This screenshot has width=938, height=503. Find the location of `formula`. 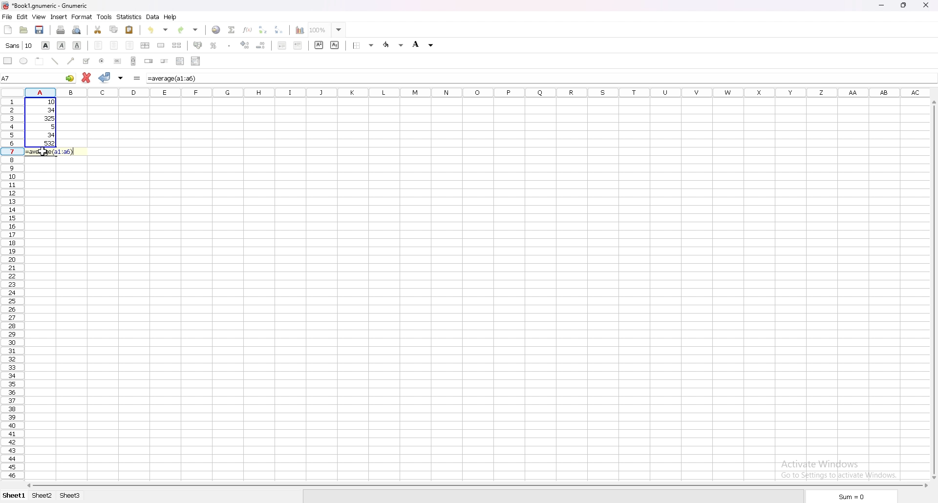

formula is located at coordinates (136, 78).